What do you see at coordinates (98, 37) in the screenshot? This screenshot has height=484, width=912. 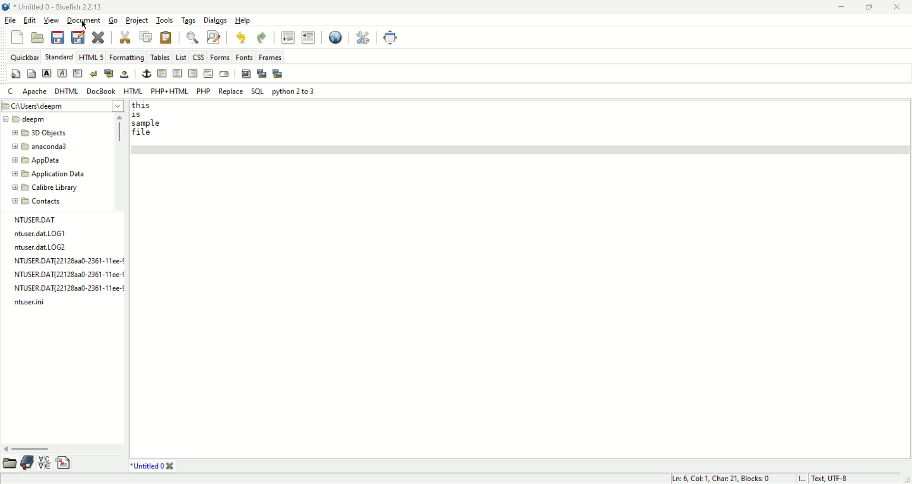 I see `close` at bounding box center [98, 37].